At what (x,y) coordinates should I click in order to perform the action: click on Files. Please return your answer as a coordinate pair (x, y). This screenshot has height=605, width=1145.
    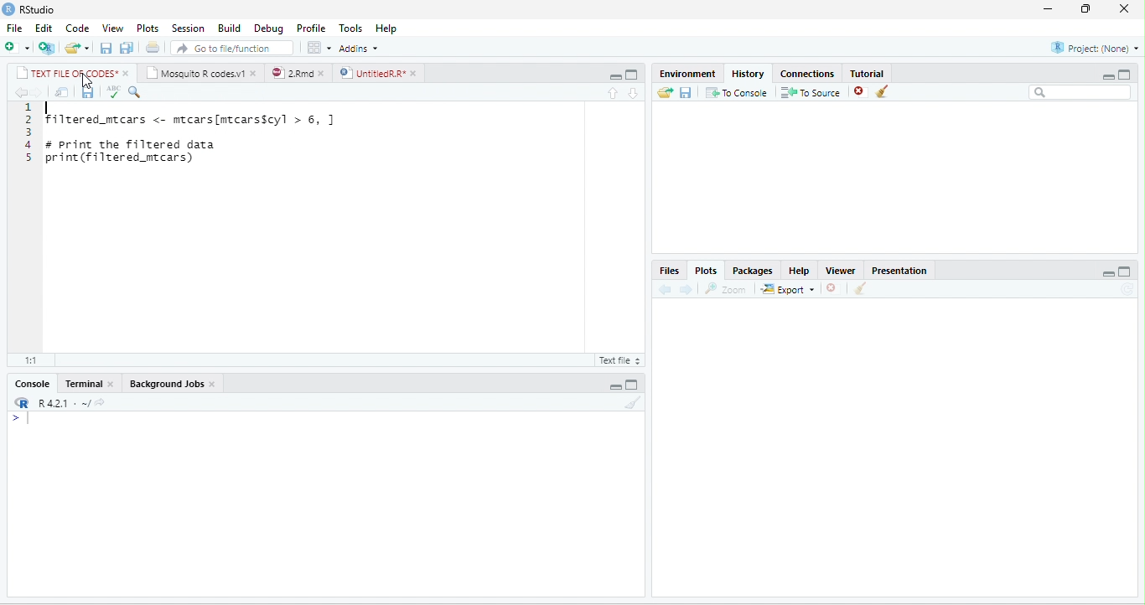
    Looking at the image, I should click on (669, 271).